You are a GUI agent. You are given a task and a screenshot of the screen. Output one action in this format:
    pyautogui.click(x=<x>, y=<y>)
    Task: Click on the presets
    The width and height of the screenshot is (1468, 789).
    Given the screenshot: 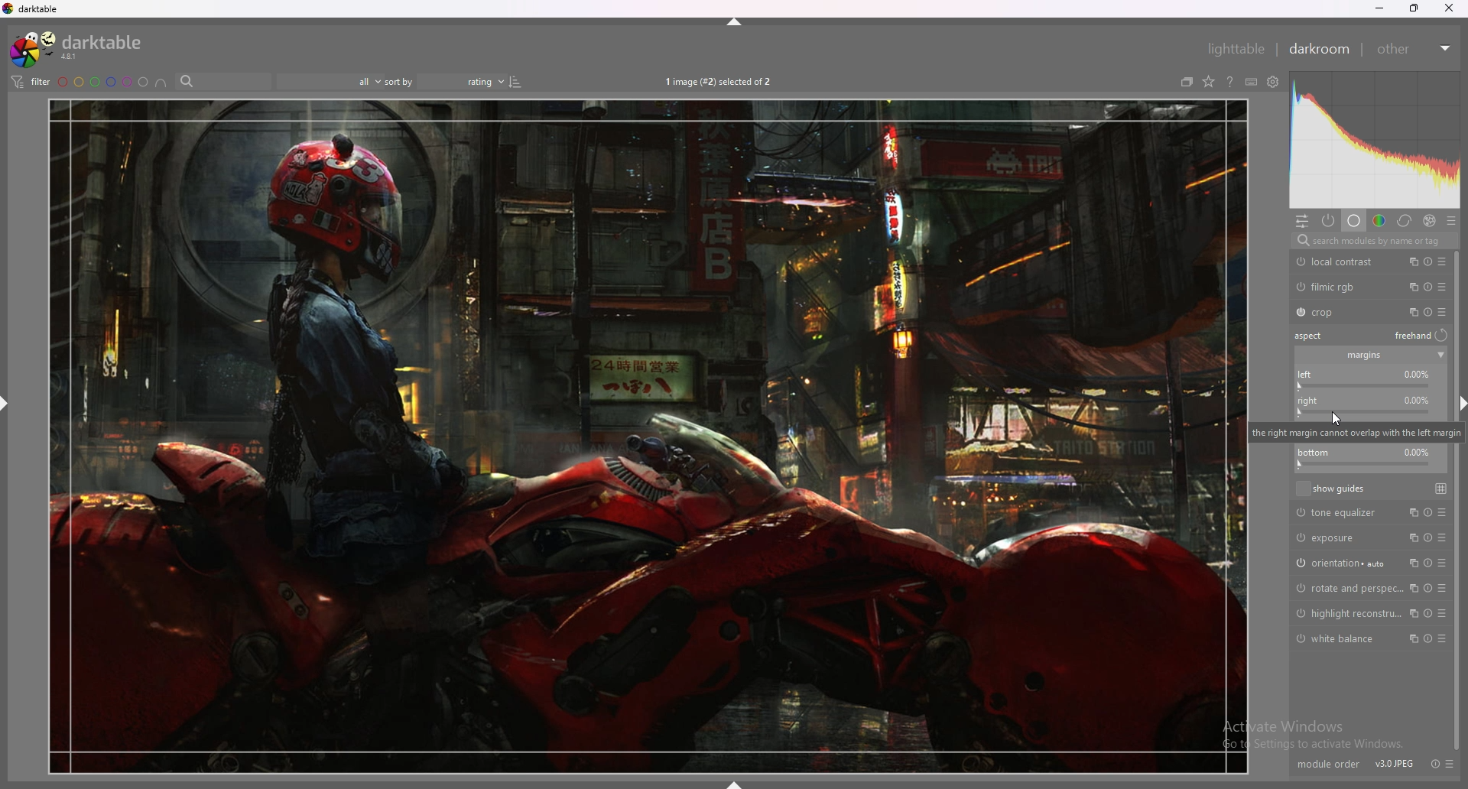 What is the action you would take?
    pyautogui.click(x=1442, y=311)
    